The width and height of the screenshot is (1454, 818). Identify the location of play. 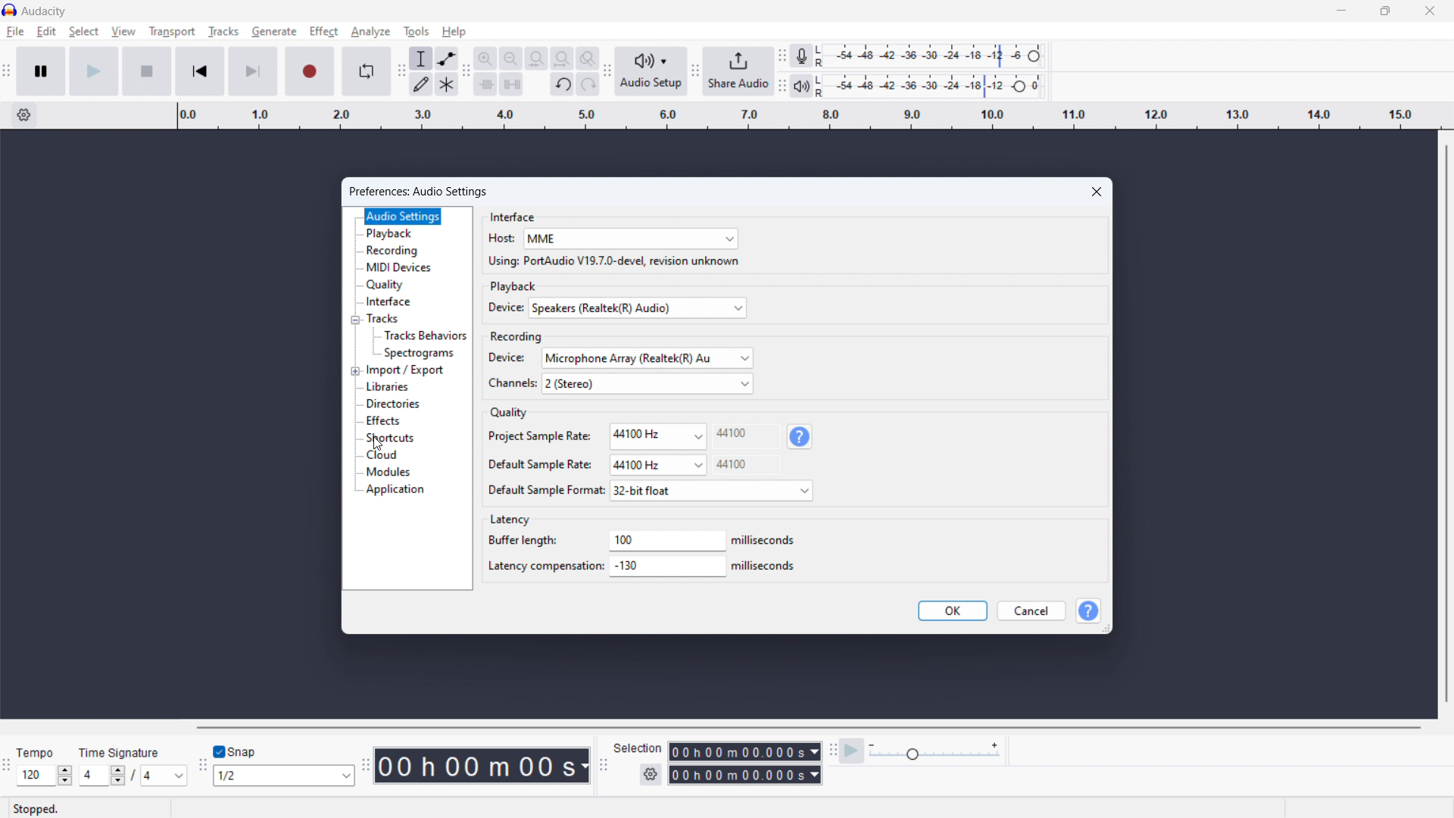
(94, 72).